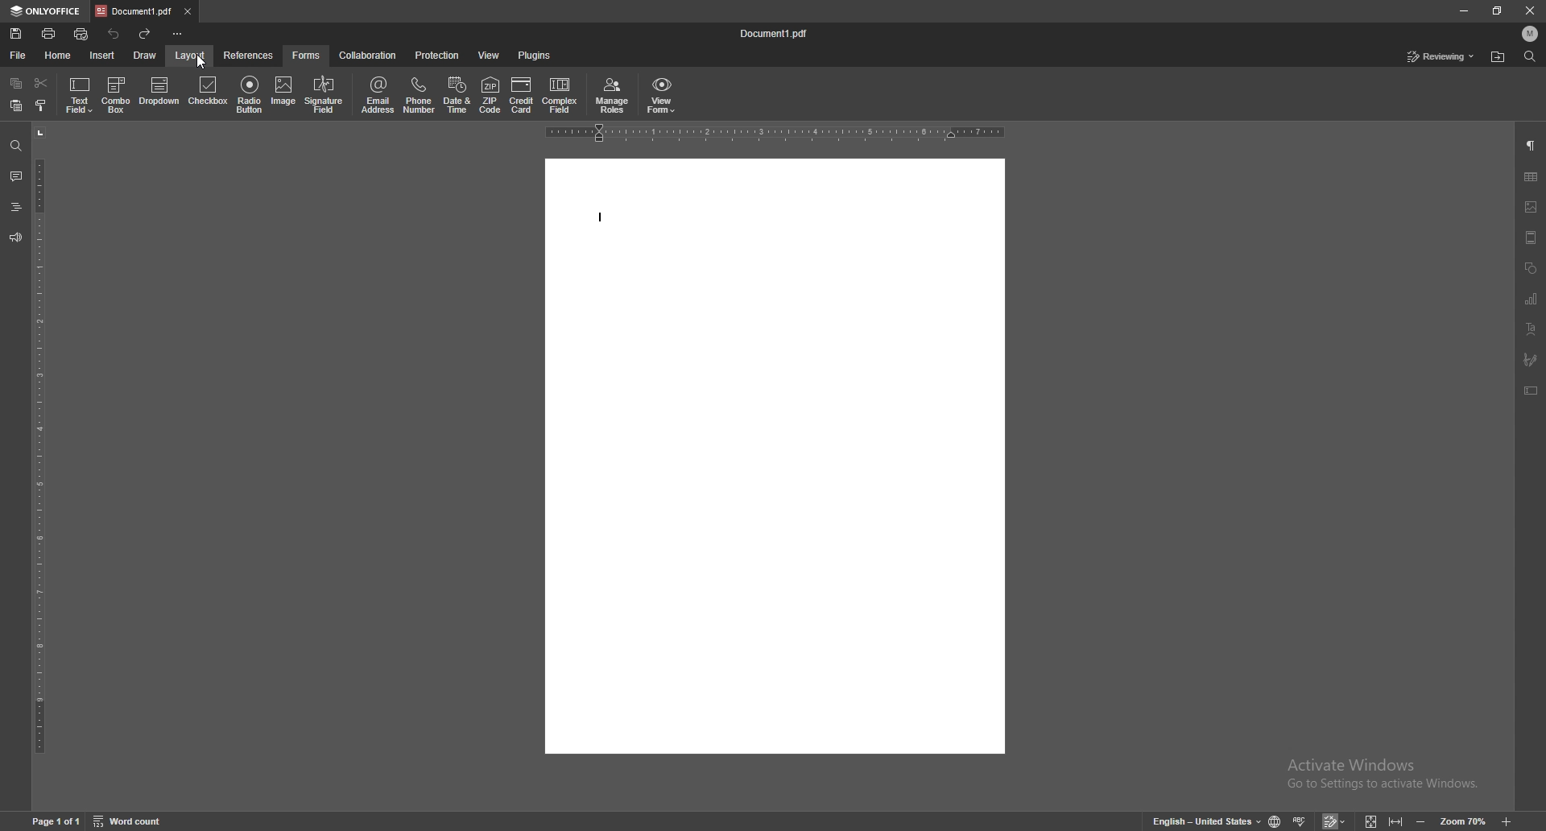 This screenshot has height=831, width=1546. I want to click on change doc language, so click(1275, 821).